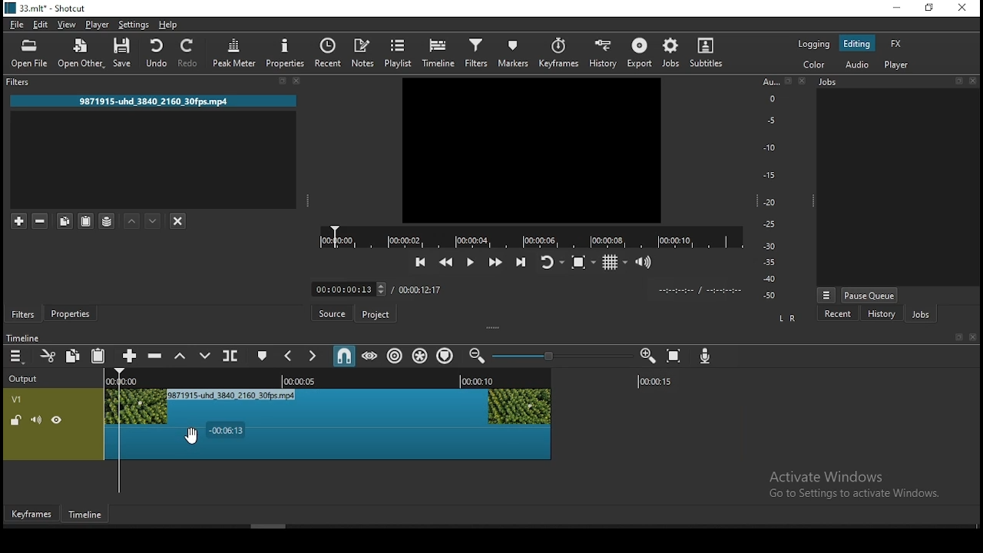  What do you see at coordinates (190, 55) in the screenshot?
I see `redo` at bounding box center [190, 55].